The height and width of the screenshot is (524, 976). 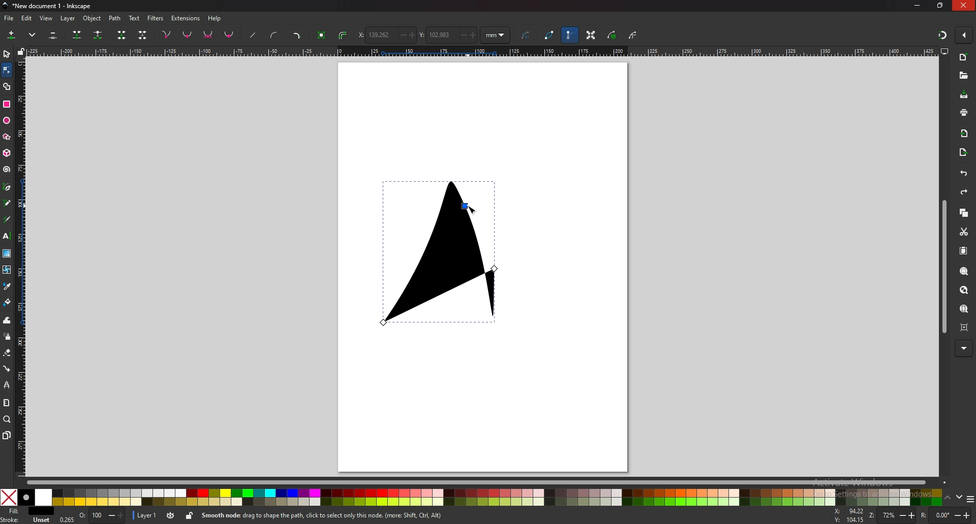 What do you see at coordinates (208, 35) in the screenshot?
I see `nodes symmetrical` at bounding box center [208, 35].